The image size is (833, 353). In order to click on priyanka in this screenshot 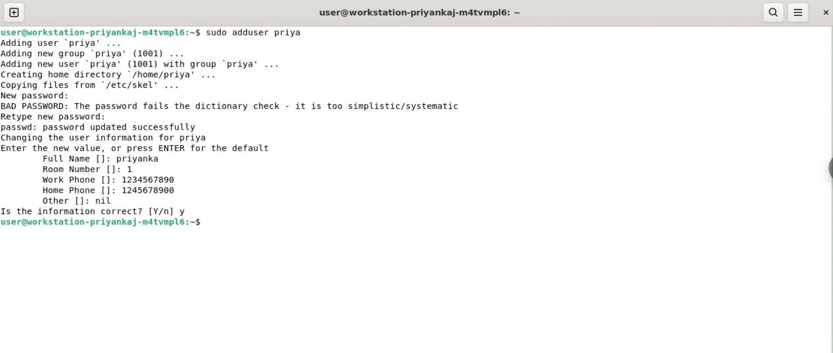, I will do `click(140, 159)`.